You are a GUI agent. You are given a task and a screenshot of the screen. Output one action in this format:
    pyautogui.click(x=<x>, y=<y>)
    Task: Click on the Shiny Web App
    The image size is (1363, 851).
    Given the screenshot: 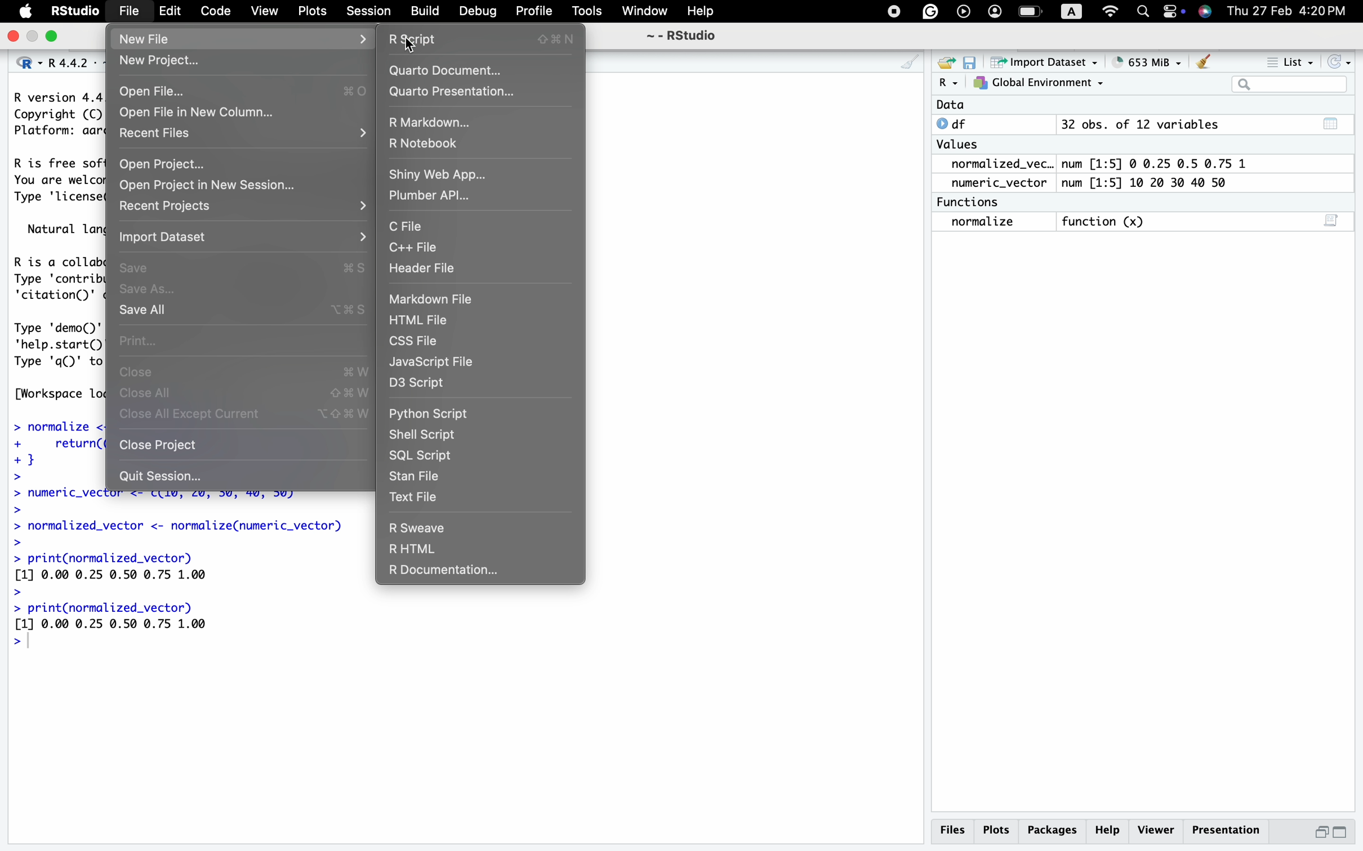 What is the action you would take?
    pyautogui.click(x=442, y=174)
    